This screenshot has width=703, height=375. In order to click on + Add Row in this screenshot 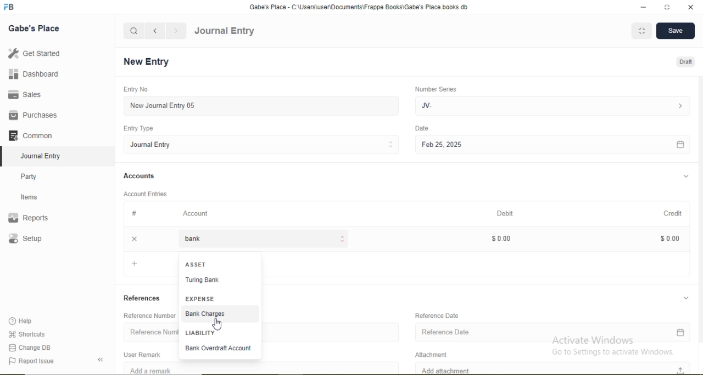, I will do `click(148, 265)`.